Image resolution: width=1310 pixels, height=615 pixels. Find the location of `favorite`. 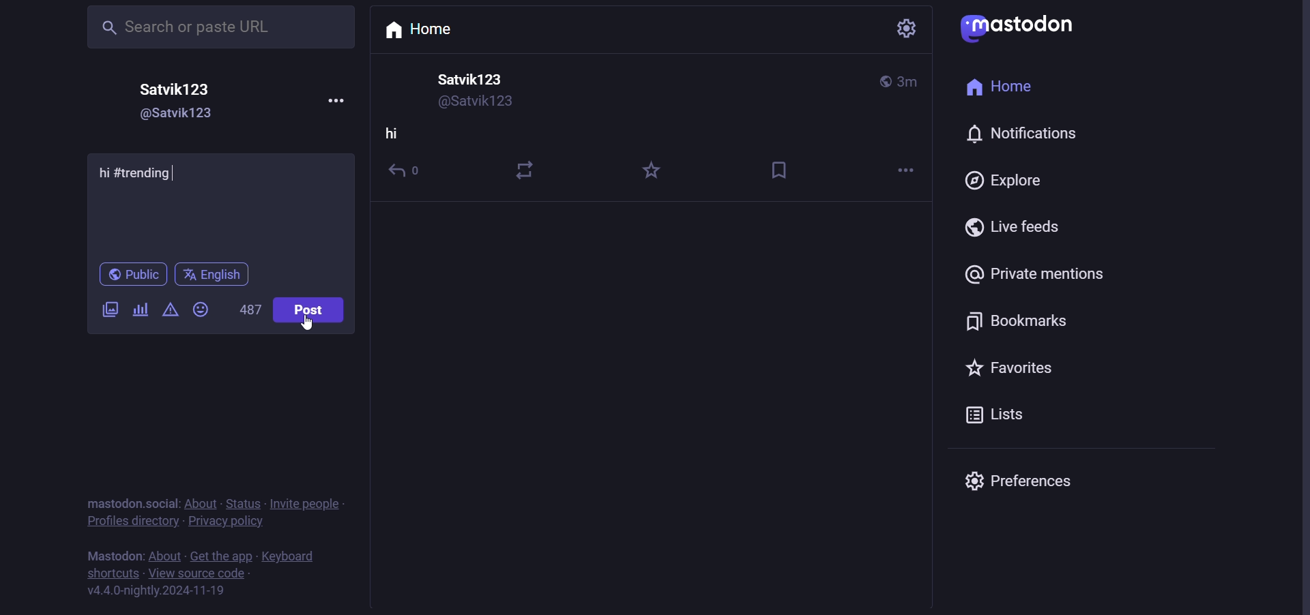

favorite is located at coordinates (1022, 372).